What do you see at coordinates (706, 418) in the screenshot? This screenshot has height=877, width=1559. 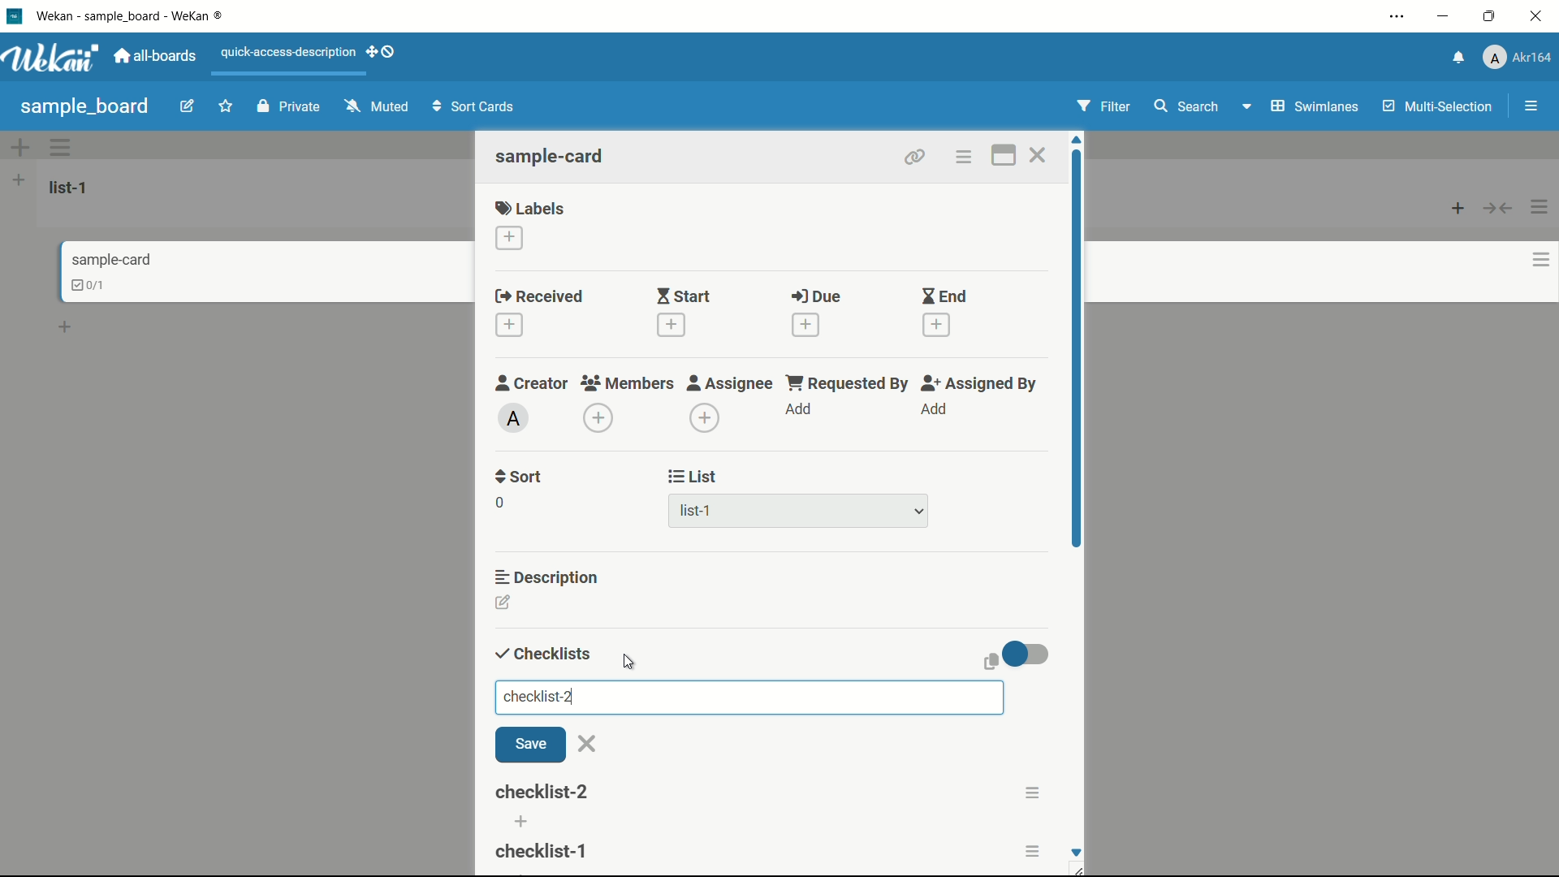 I see `add assignee` at bounding box center [706, 418].